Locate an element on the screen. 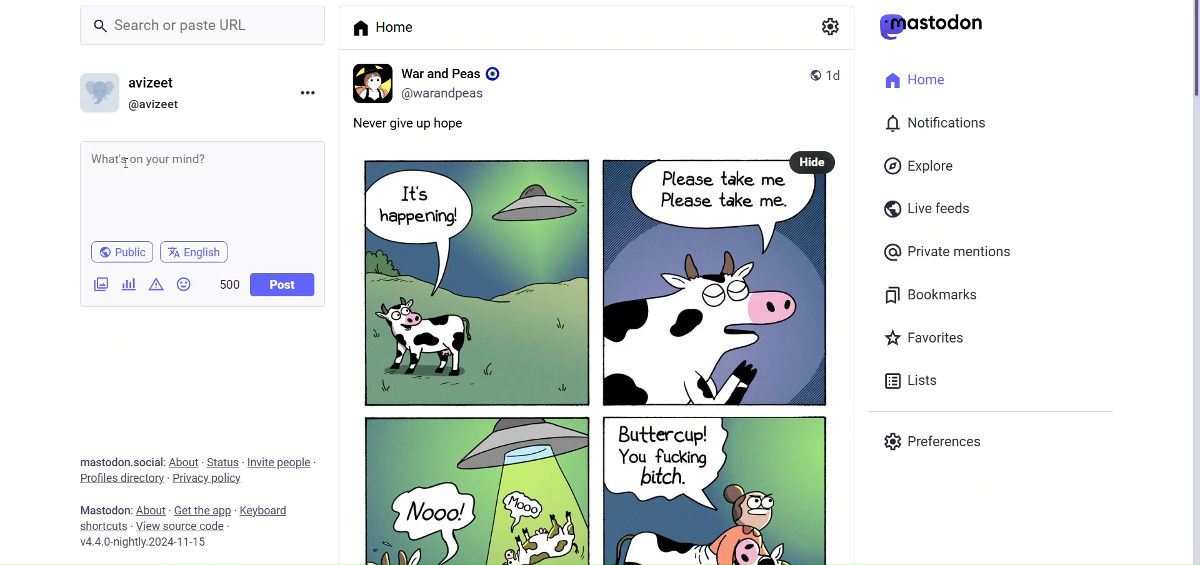 Image resolution: width=1200 pixels, height=565 pixels. (@warandpeas is located at coordinates (447, 94).